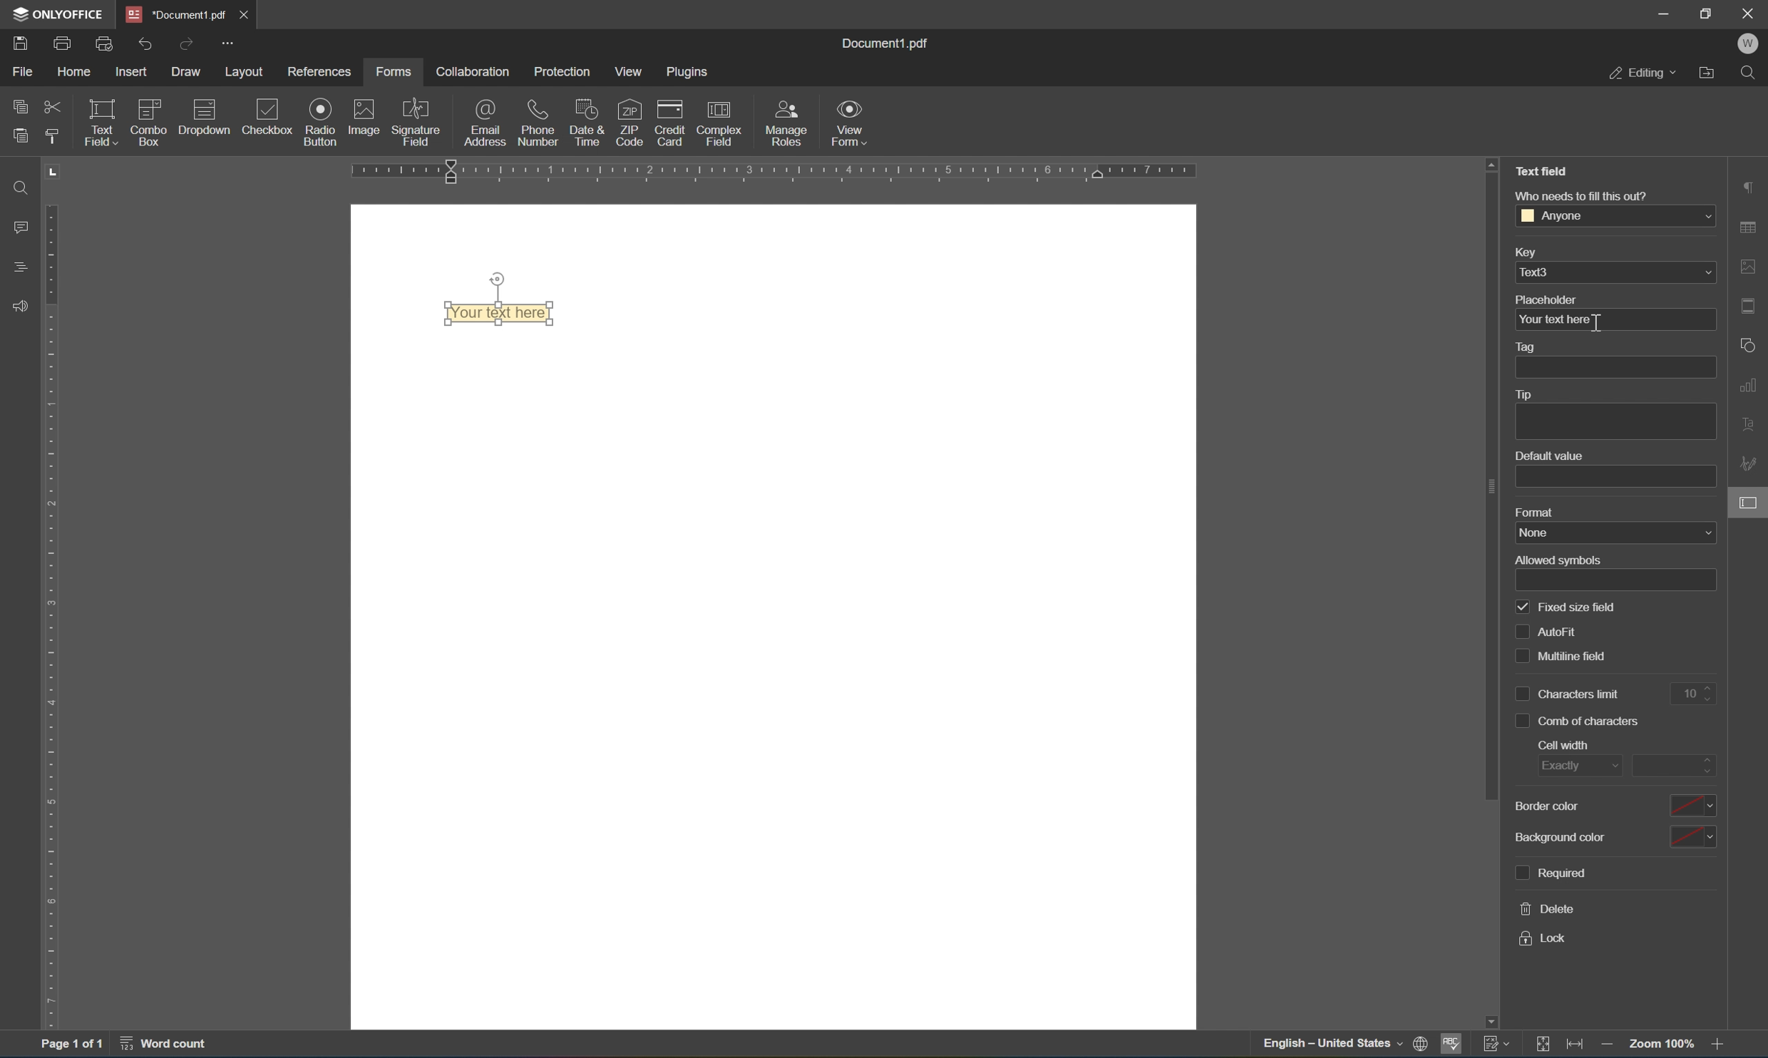 This screenshot has height=1058, width=1768. Describe the element at coordinates (61, 12) in the screenshot. I see `onlyoffice` at that location.